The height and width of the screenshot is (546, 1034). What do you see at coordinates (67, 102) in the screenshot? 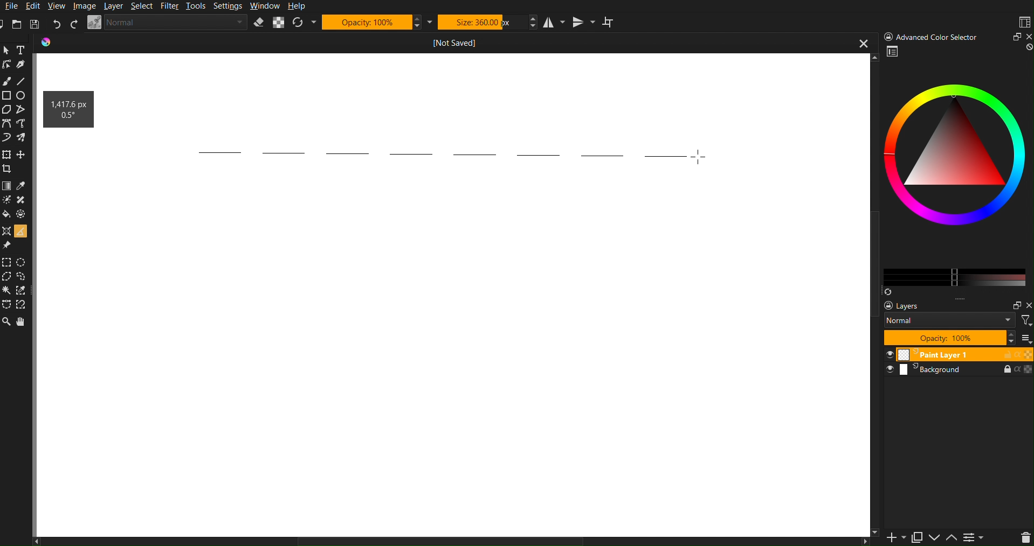
I see `Length` at bounding box center [67, 102].